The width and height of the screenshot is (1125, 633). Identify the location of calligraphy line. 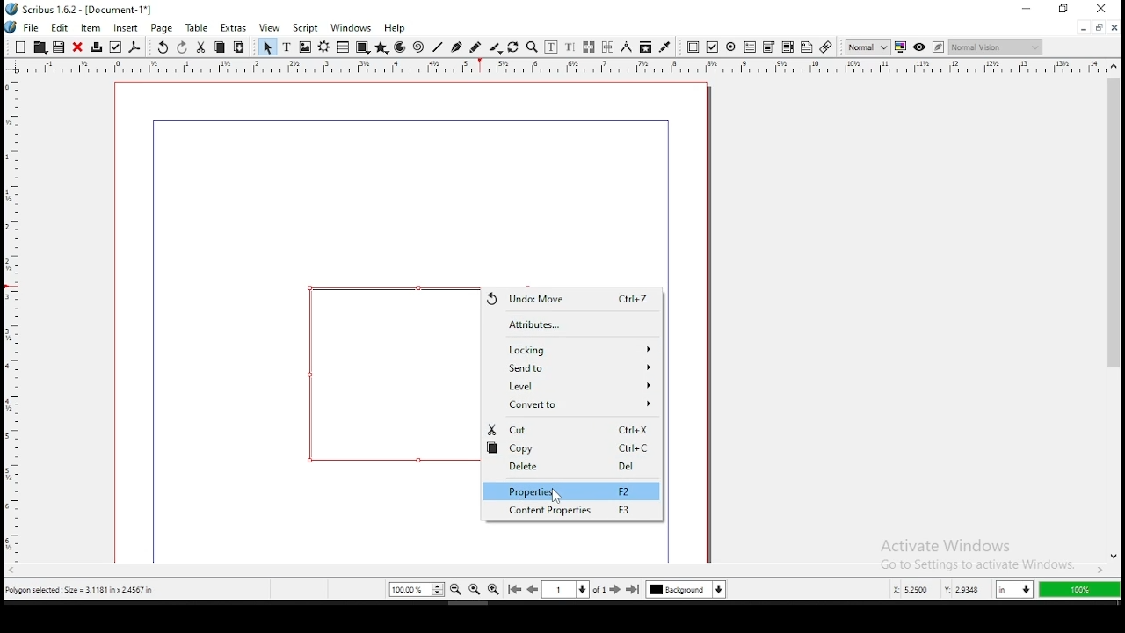
(496, 47).